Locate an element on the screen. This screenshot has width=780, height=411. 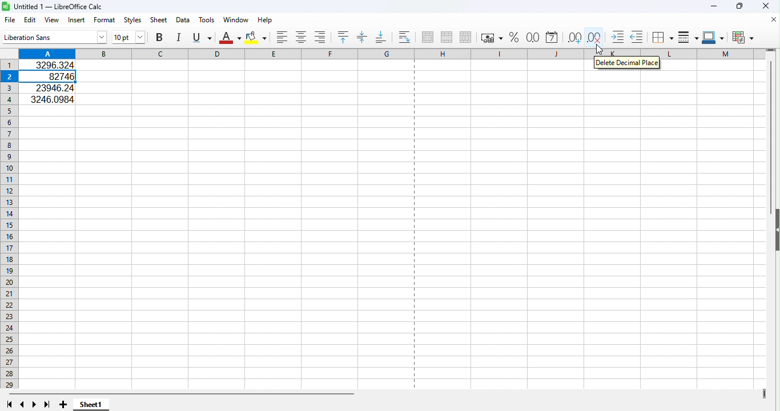
Merge and center or unmerge cells depending upon the current toggle state is located at coordinates (426, 36).